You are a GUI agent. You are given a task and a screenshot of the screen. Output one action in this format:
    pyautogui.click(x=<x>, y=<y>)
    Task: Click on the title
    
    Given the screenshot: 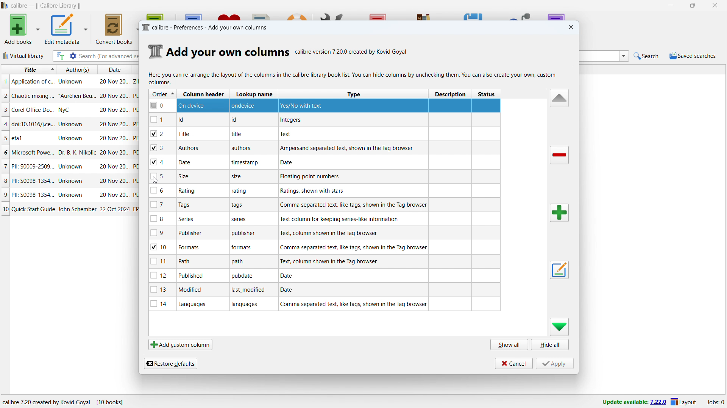 What is the action you would take?
    pyautogui.click(x=33, y=153)
    